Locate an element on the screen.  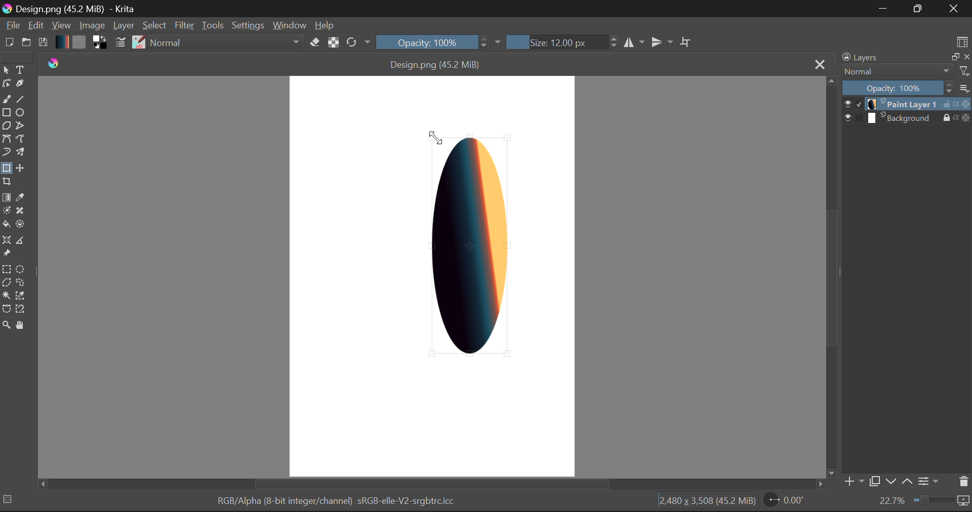
Settings is located at coordinates (247, 25).